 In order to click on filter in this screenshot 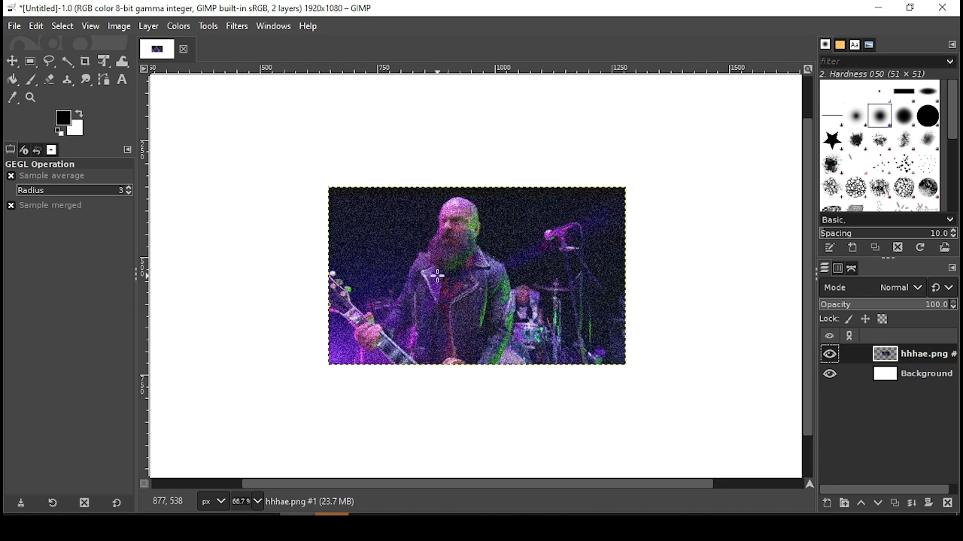, I will do `click(237, 26)`.